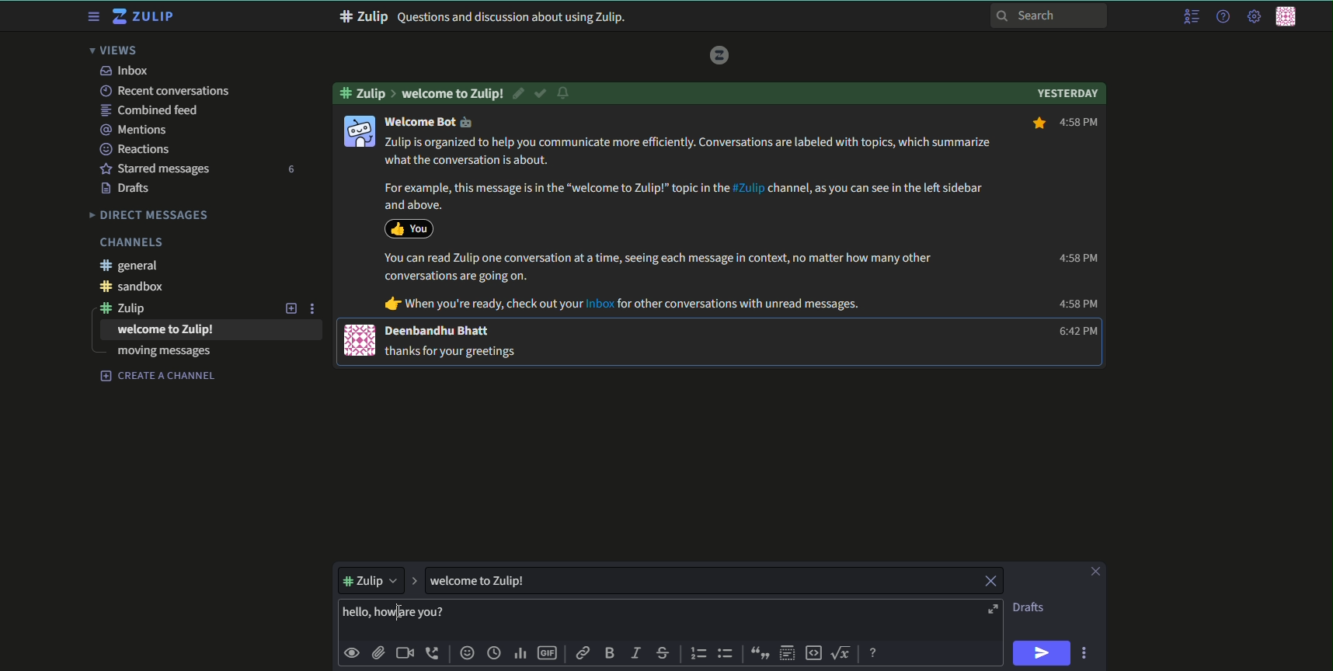 This screenshot has width=1333, height=671. I want to click on #zulip, so click(131, 308).